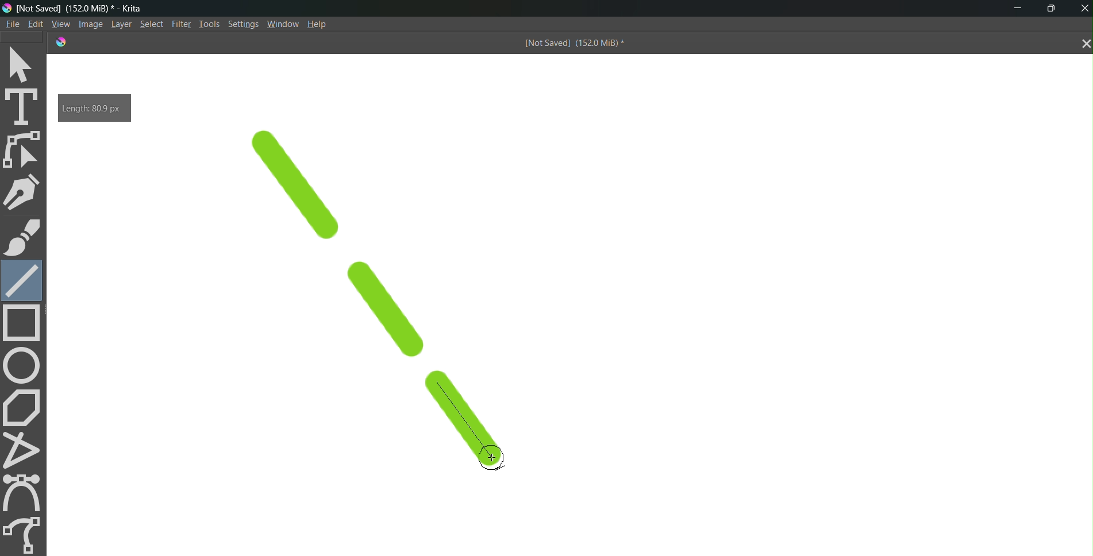 The height and width of the screenshot is (556, 1093). What do you see at coordinates (1083, 44) in the screenshot?
I see `close tab` at bounding box center [1083, 44].